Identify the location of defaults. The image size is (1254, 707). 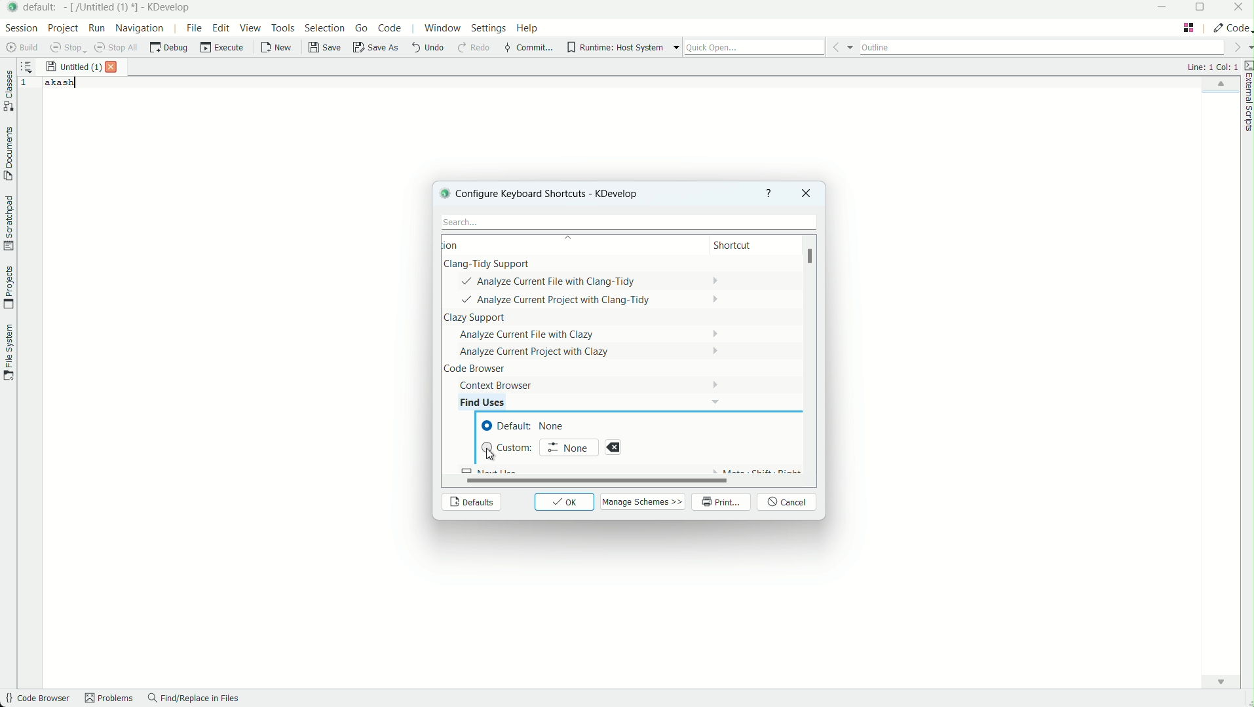
(470, 503).